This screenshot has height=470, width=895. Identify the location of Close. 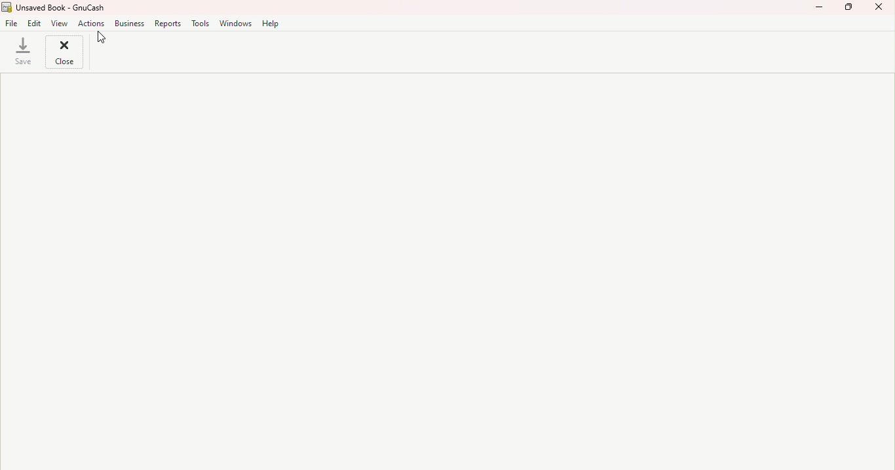
(69, 54).